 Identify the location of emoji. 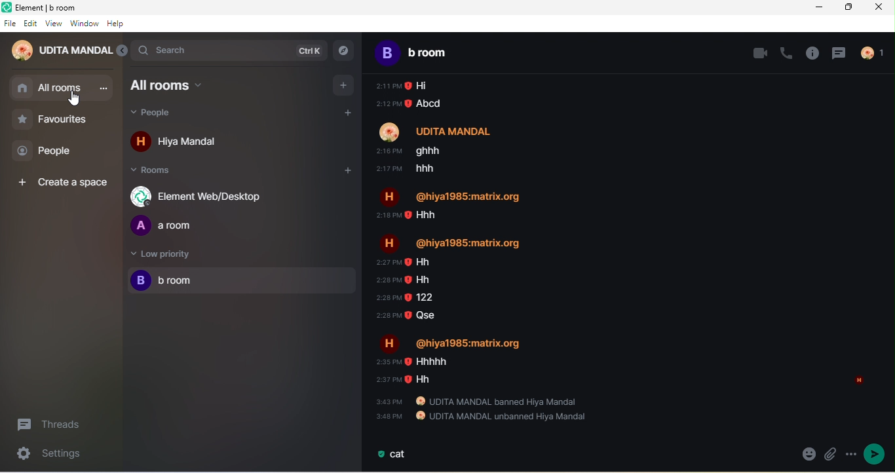
(830, 455).